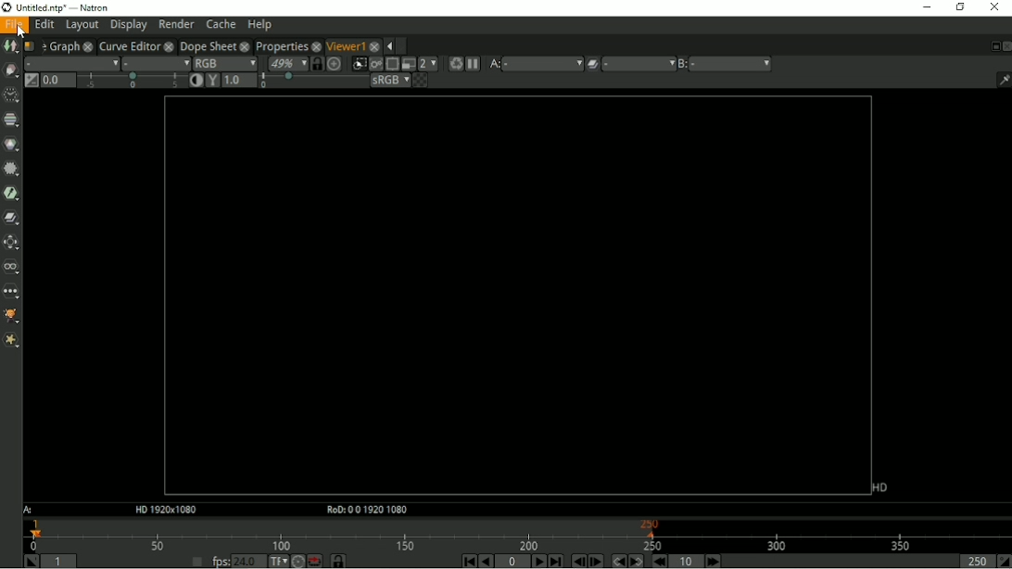 The width and height of the screenshot is (1012, 569). Describe the element at coordinates (577, 561) in the screenshot. I see `Previous frame` at that location.